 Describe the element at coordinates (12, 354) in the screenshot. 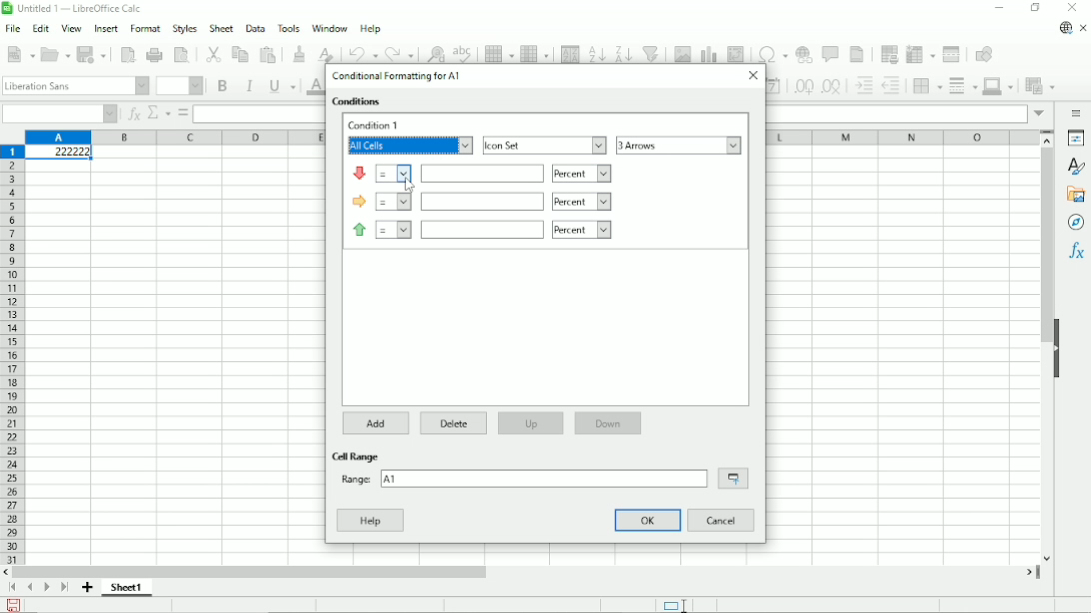

I see `Row headings` at that location.